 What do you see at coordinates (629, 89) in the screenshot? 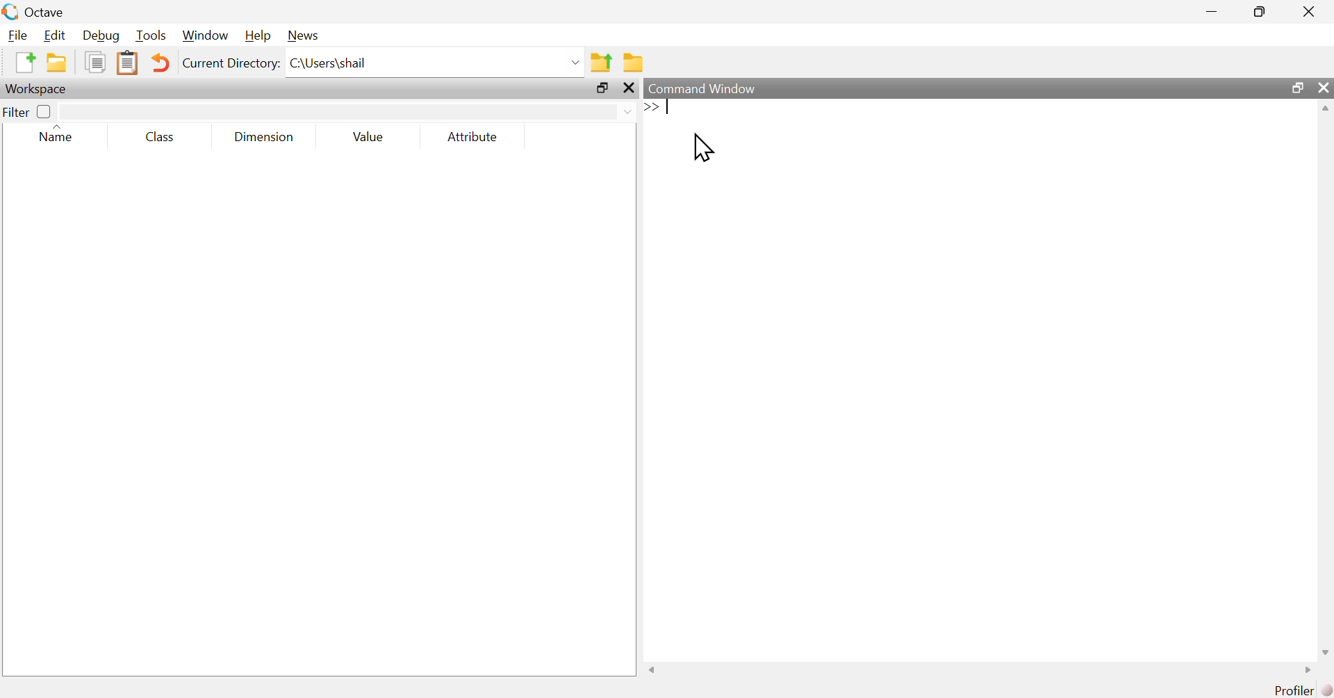
I see `close` at bounding box center [629, 89].